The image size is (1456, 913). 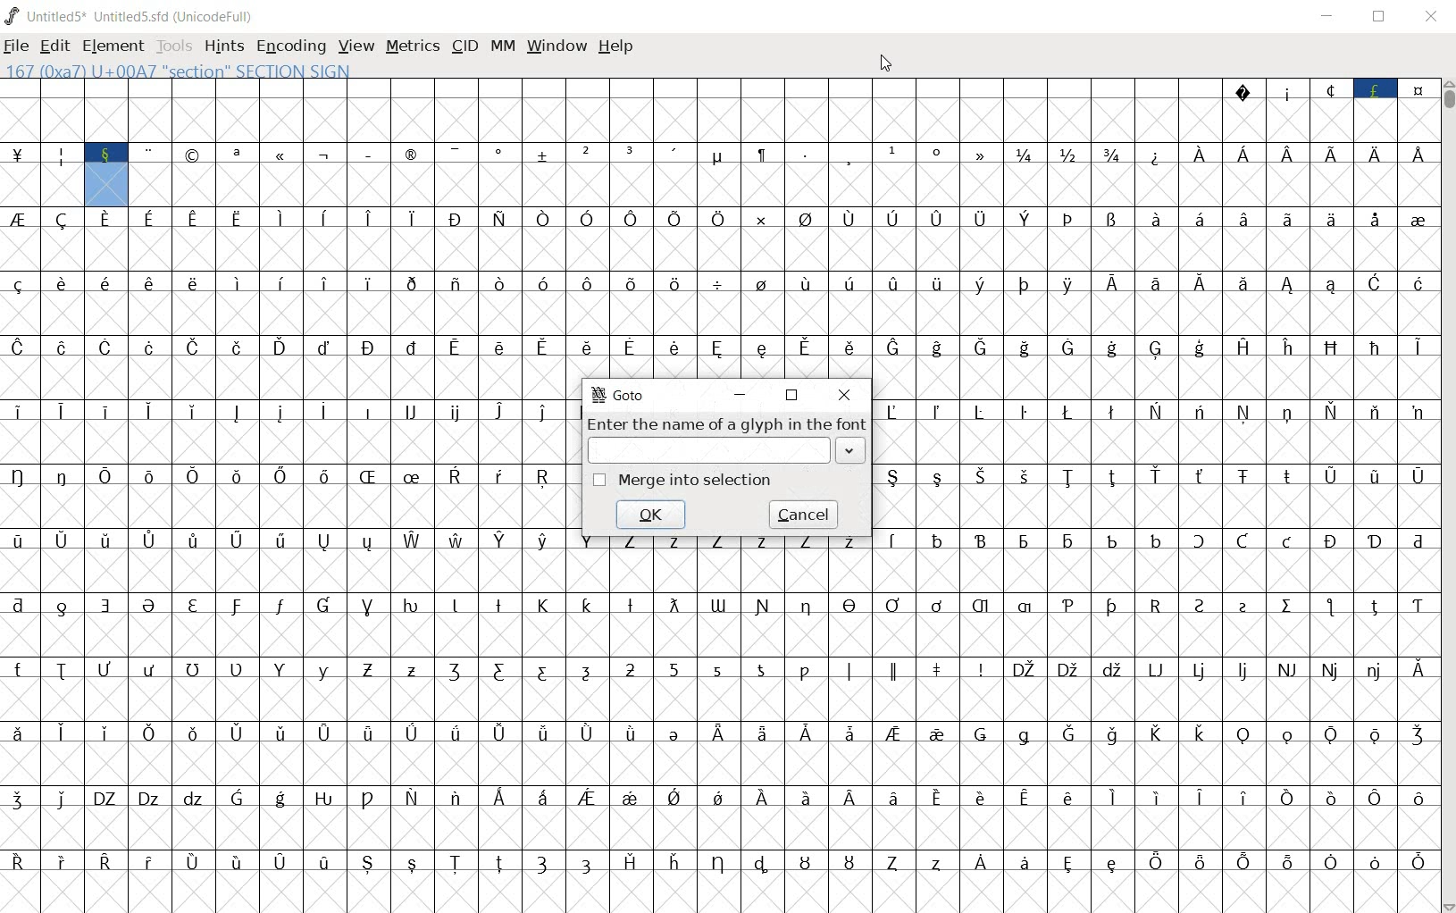 What do you see at coordinates (721, 303) in the screenshot?
I see `division` at bounding box center [721, 303].